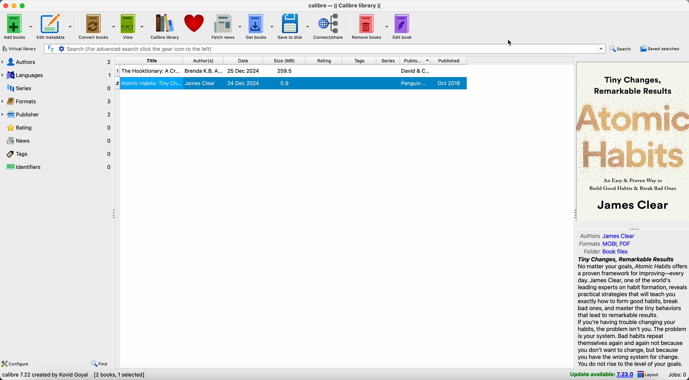  What do you see at coordinates (242, 60) in the screenshot?
I see `date` at bounding box center [242, 60].